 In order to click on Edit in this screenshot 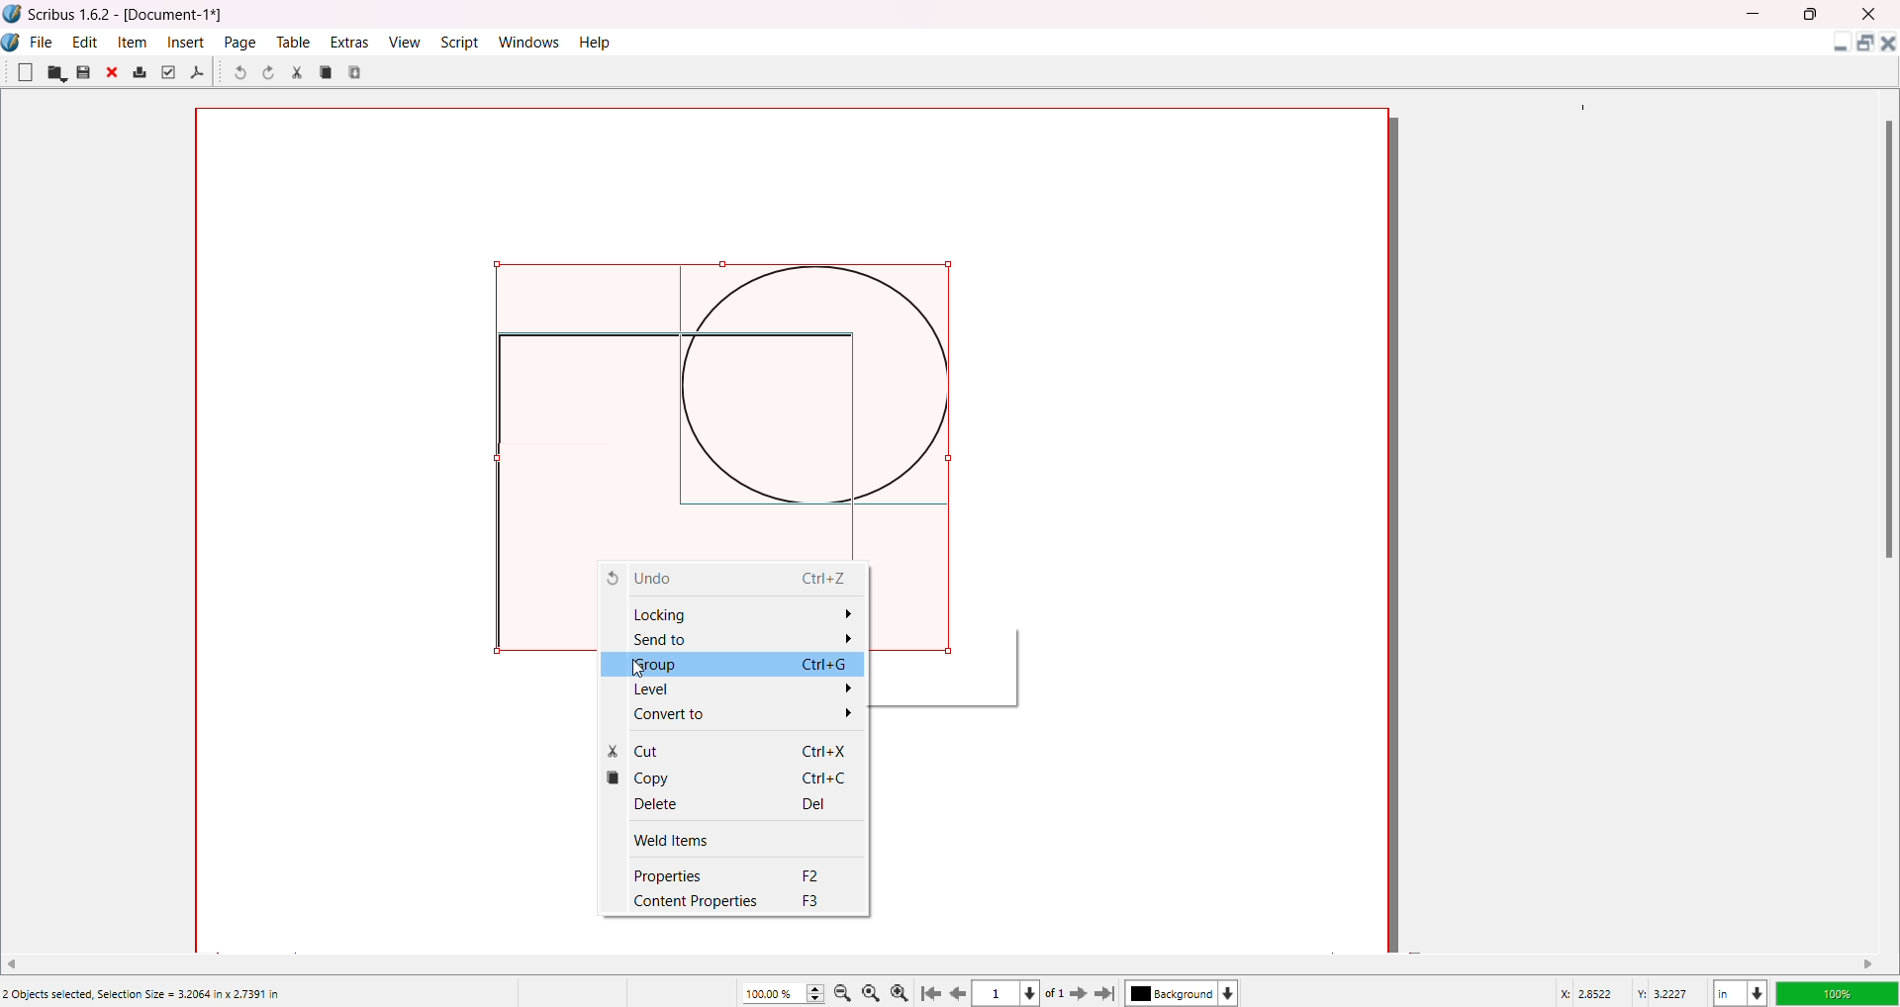, I will do `click(85, 41)`.